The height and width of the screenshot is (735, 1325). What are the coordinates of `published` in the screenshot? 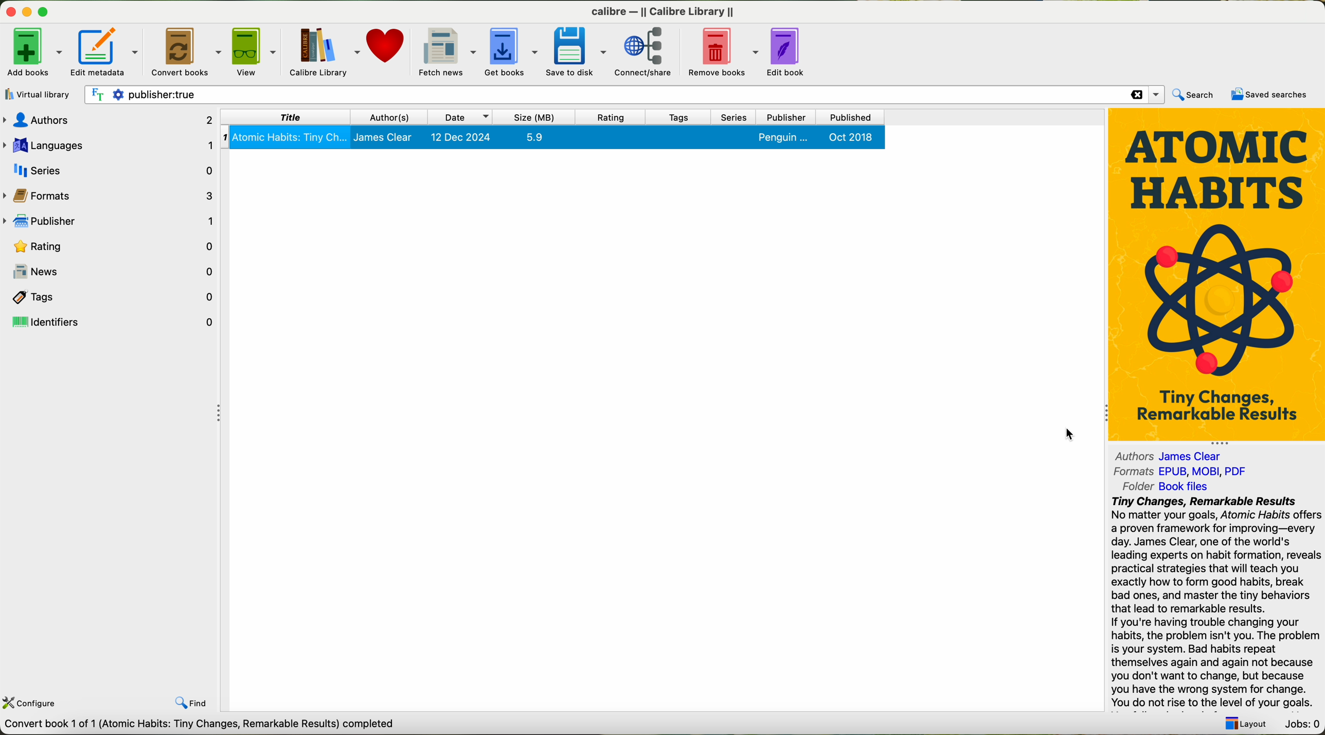 It's located at (851, 117).